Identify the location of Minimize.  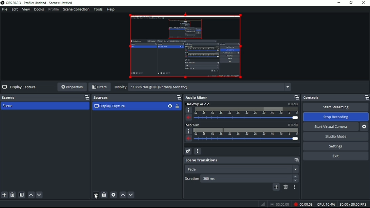
(338, 3).